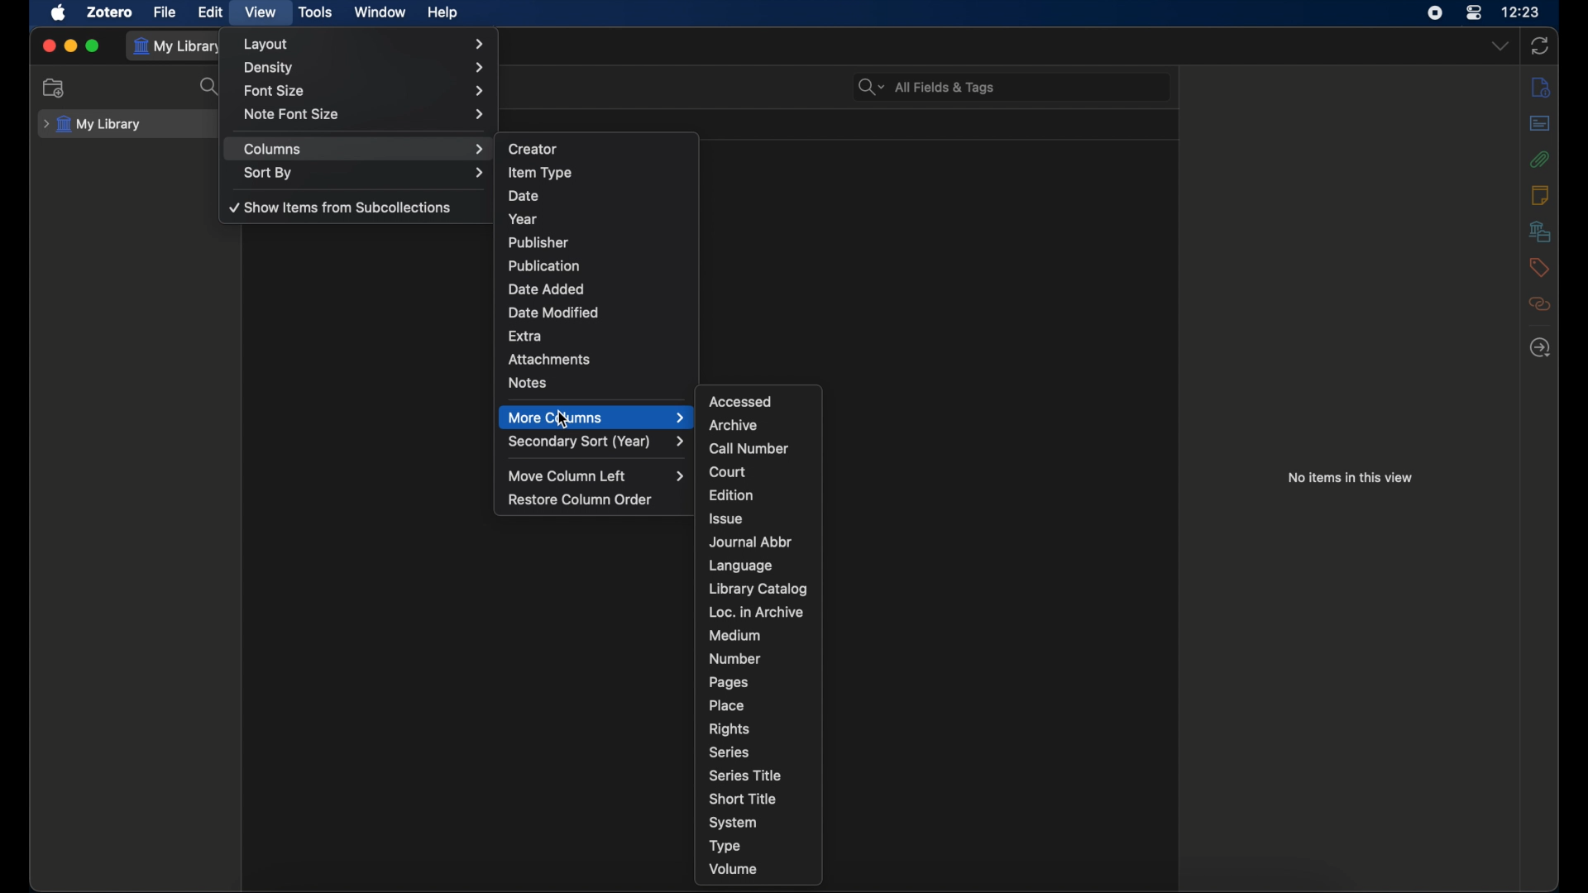 The height and width of the screenshot is (893, 1588). Describe the element at coordinates (739, 401) in the screenshot. I see `accessed` at that location.